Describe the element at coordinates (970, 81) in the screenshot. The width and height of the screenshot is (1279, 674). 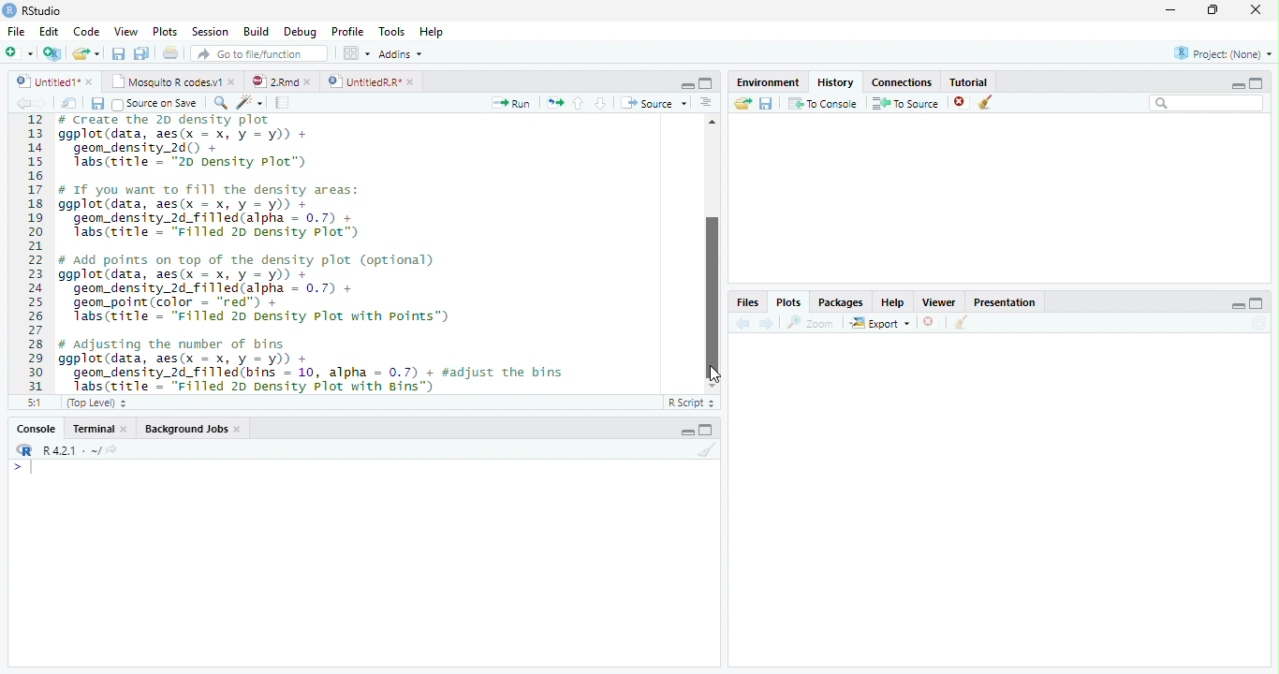
I see `Tutorial` at that location.